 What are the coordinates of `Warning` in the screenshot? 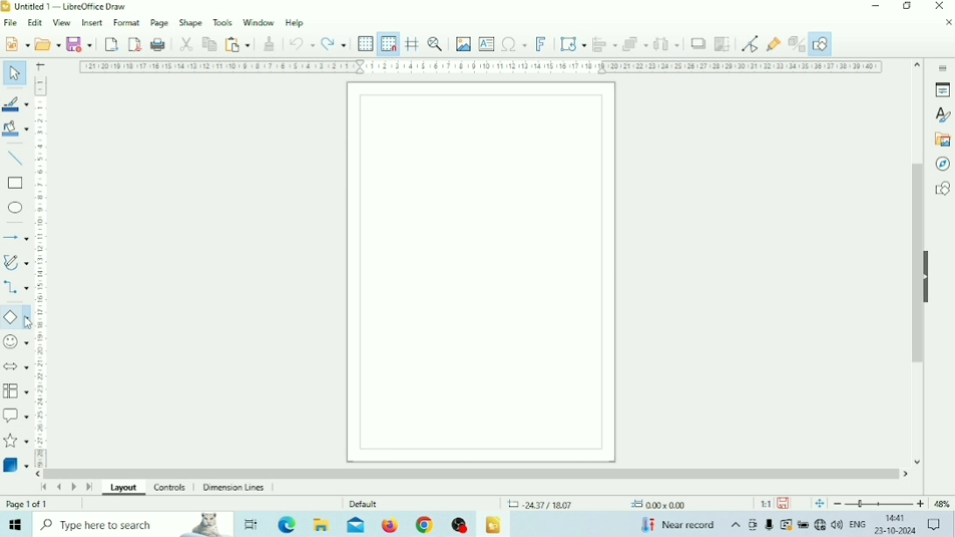 It's located at (2262, 1508).